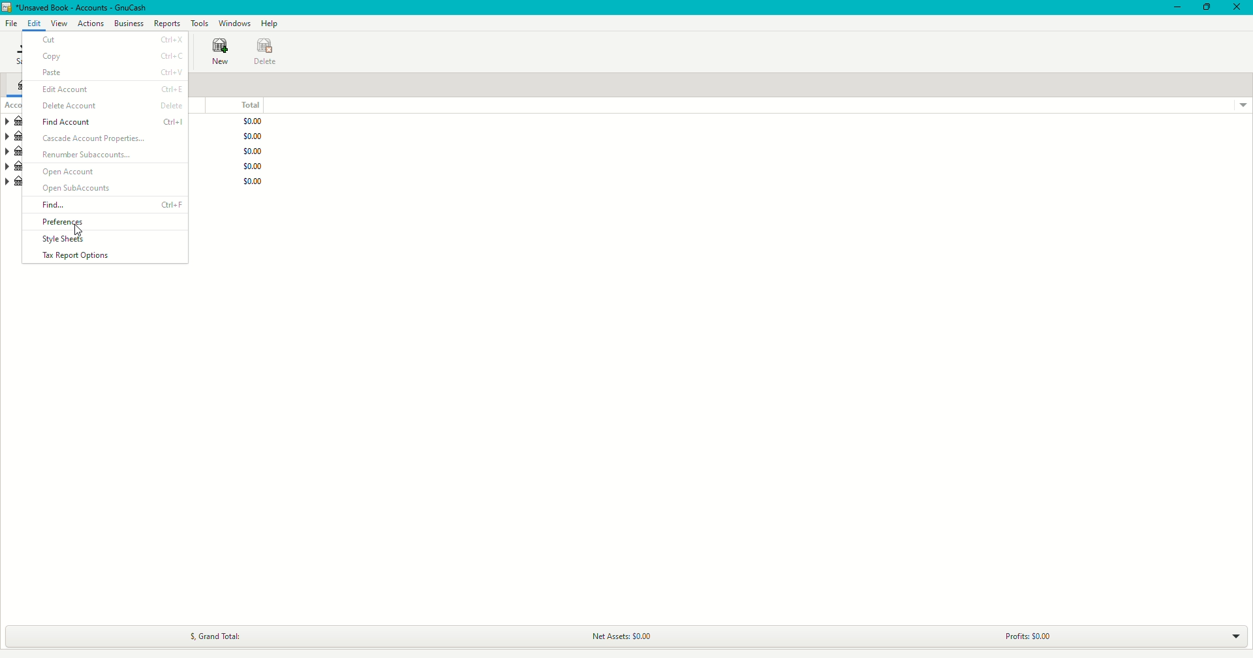 Image resolution: width=1253 pixels, height=658 pixels. I want to click on Copy, so click(110, 55).